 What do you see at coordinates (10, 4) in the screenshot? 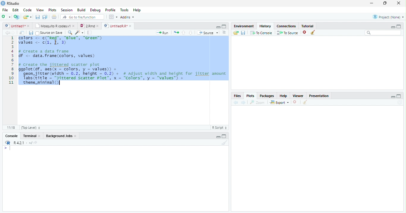
I see `RStudio` at bounding box center [10, 4].